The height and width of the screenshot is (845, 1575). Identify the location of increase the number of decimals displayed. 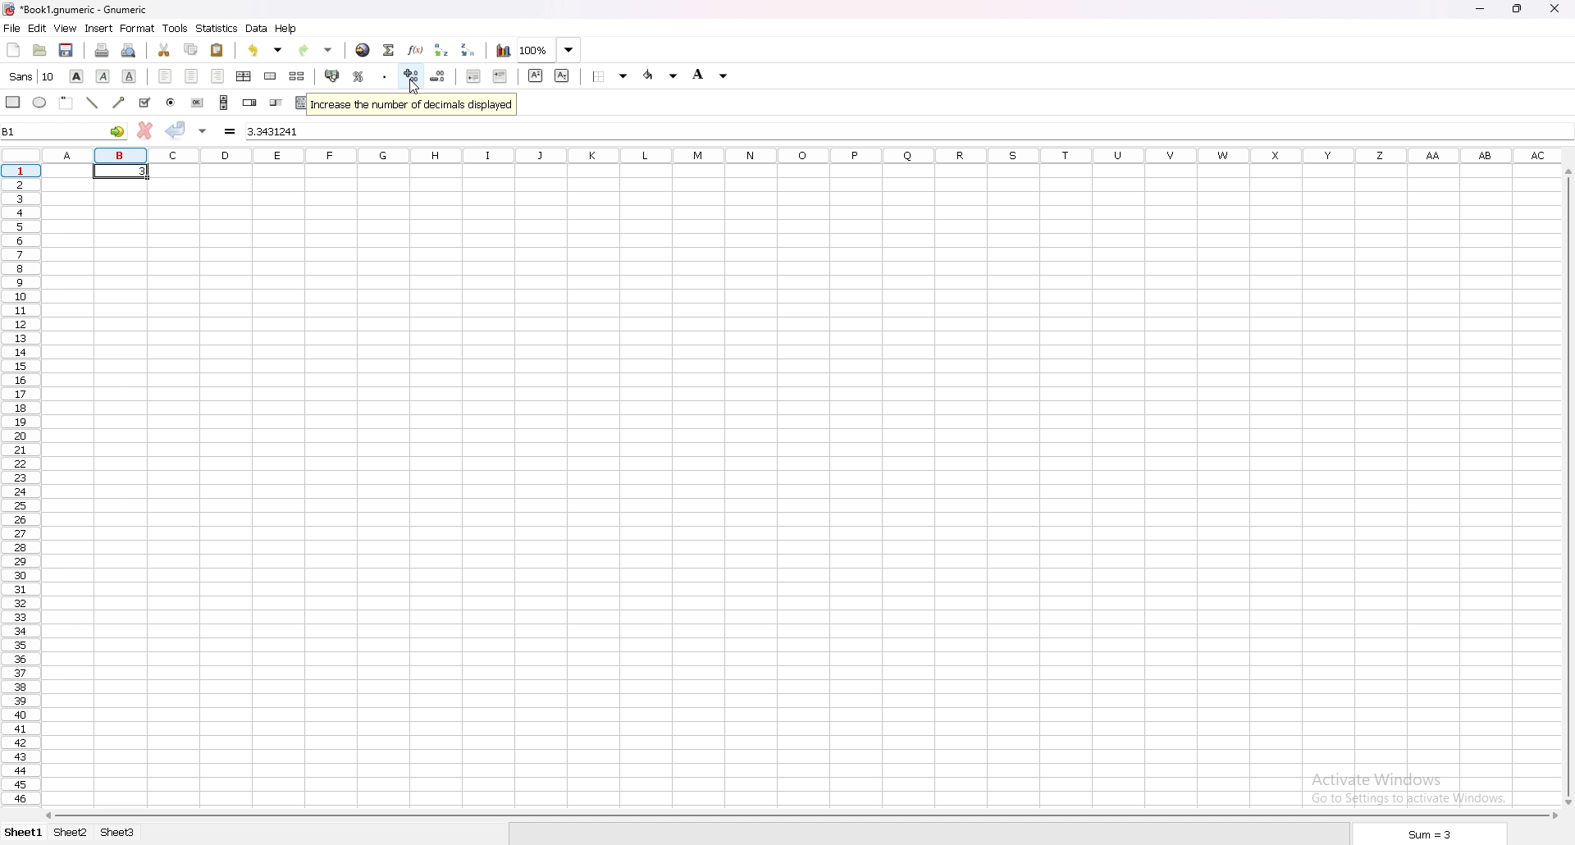
(415, 104).